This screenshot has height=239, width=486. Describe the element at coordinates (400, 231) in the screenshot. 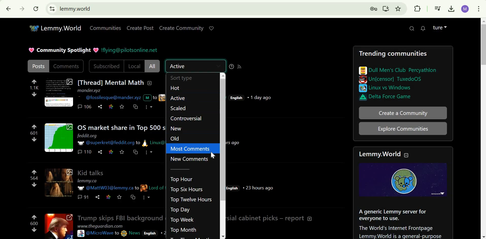

I see `The world's internet frontpage Lemmy.World is a general-purpose` at that location.